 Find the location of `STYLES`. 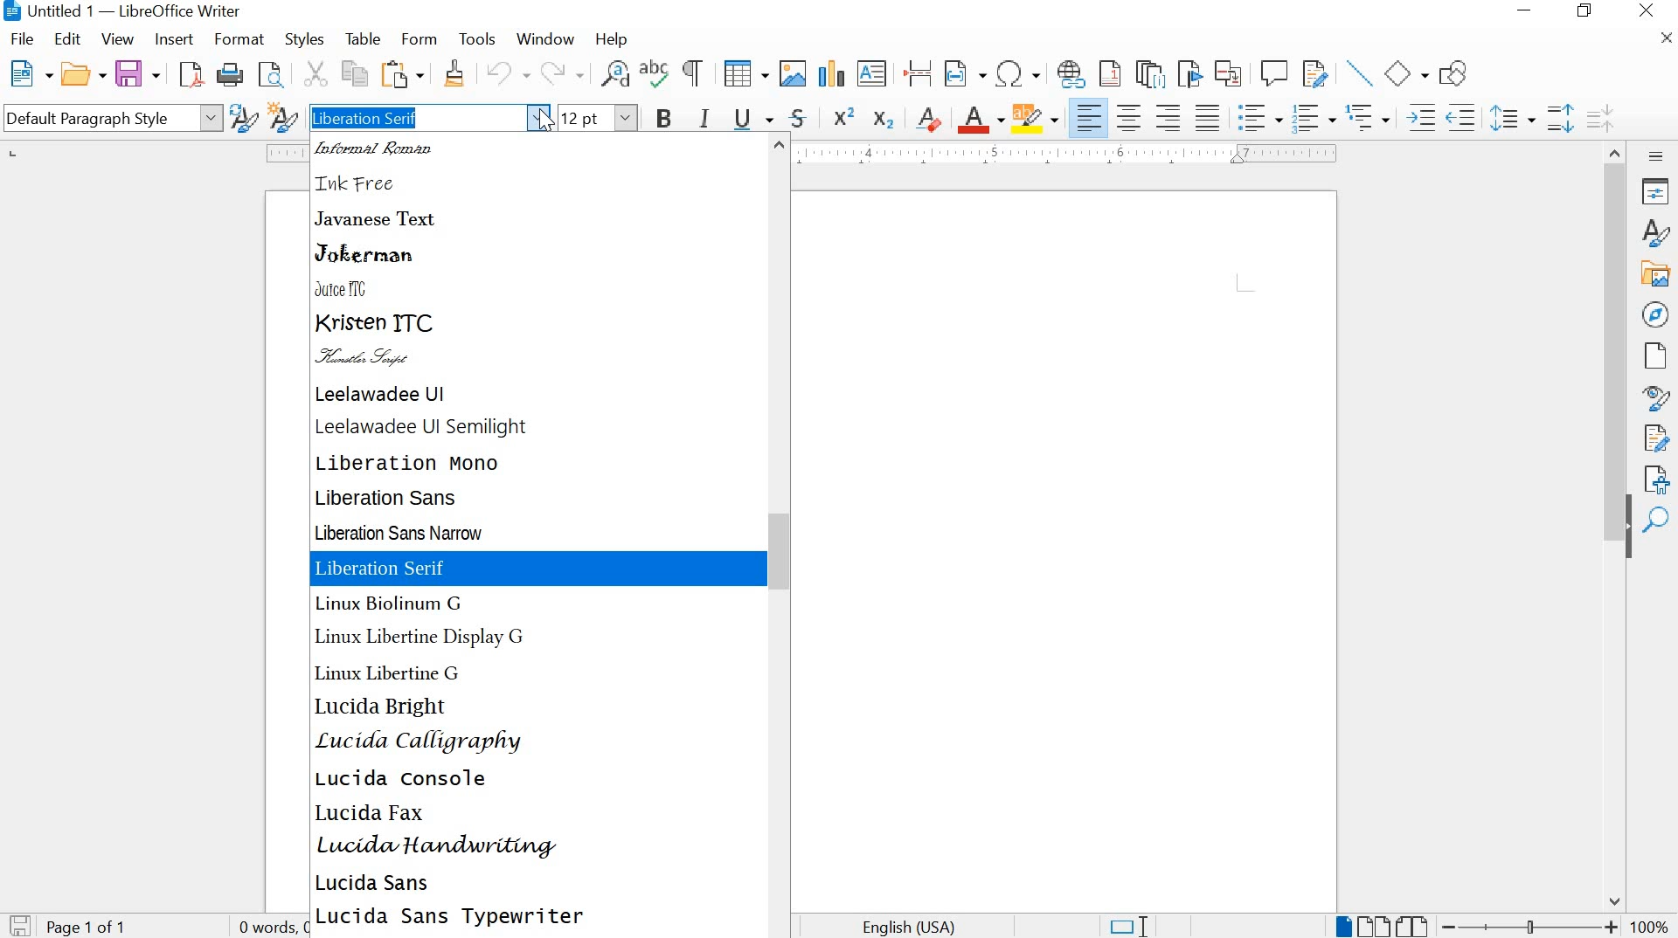

STYLES is located at coordinates (303, 41).